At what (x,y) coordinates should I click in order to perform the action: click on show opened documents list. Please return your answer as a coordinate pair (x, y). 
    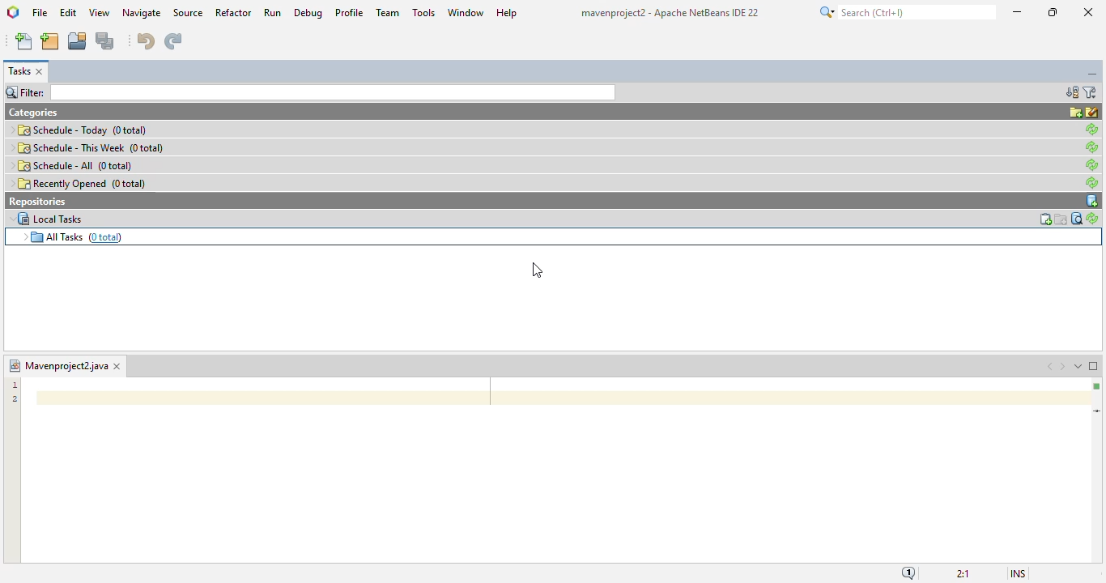
    Looking at the image, I should click on (1077, 366).